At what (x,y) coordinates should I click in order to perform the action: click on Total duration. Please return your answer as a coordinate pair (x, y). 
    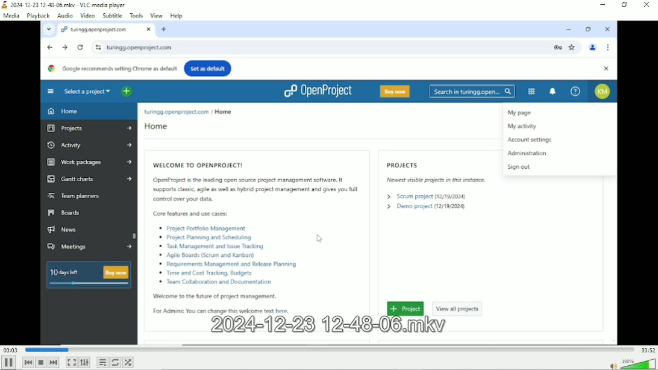
    Looking at the image, I should click on (648, 350).